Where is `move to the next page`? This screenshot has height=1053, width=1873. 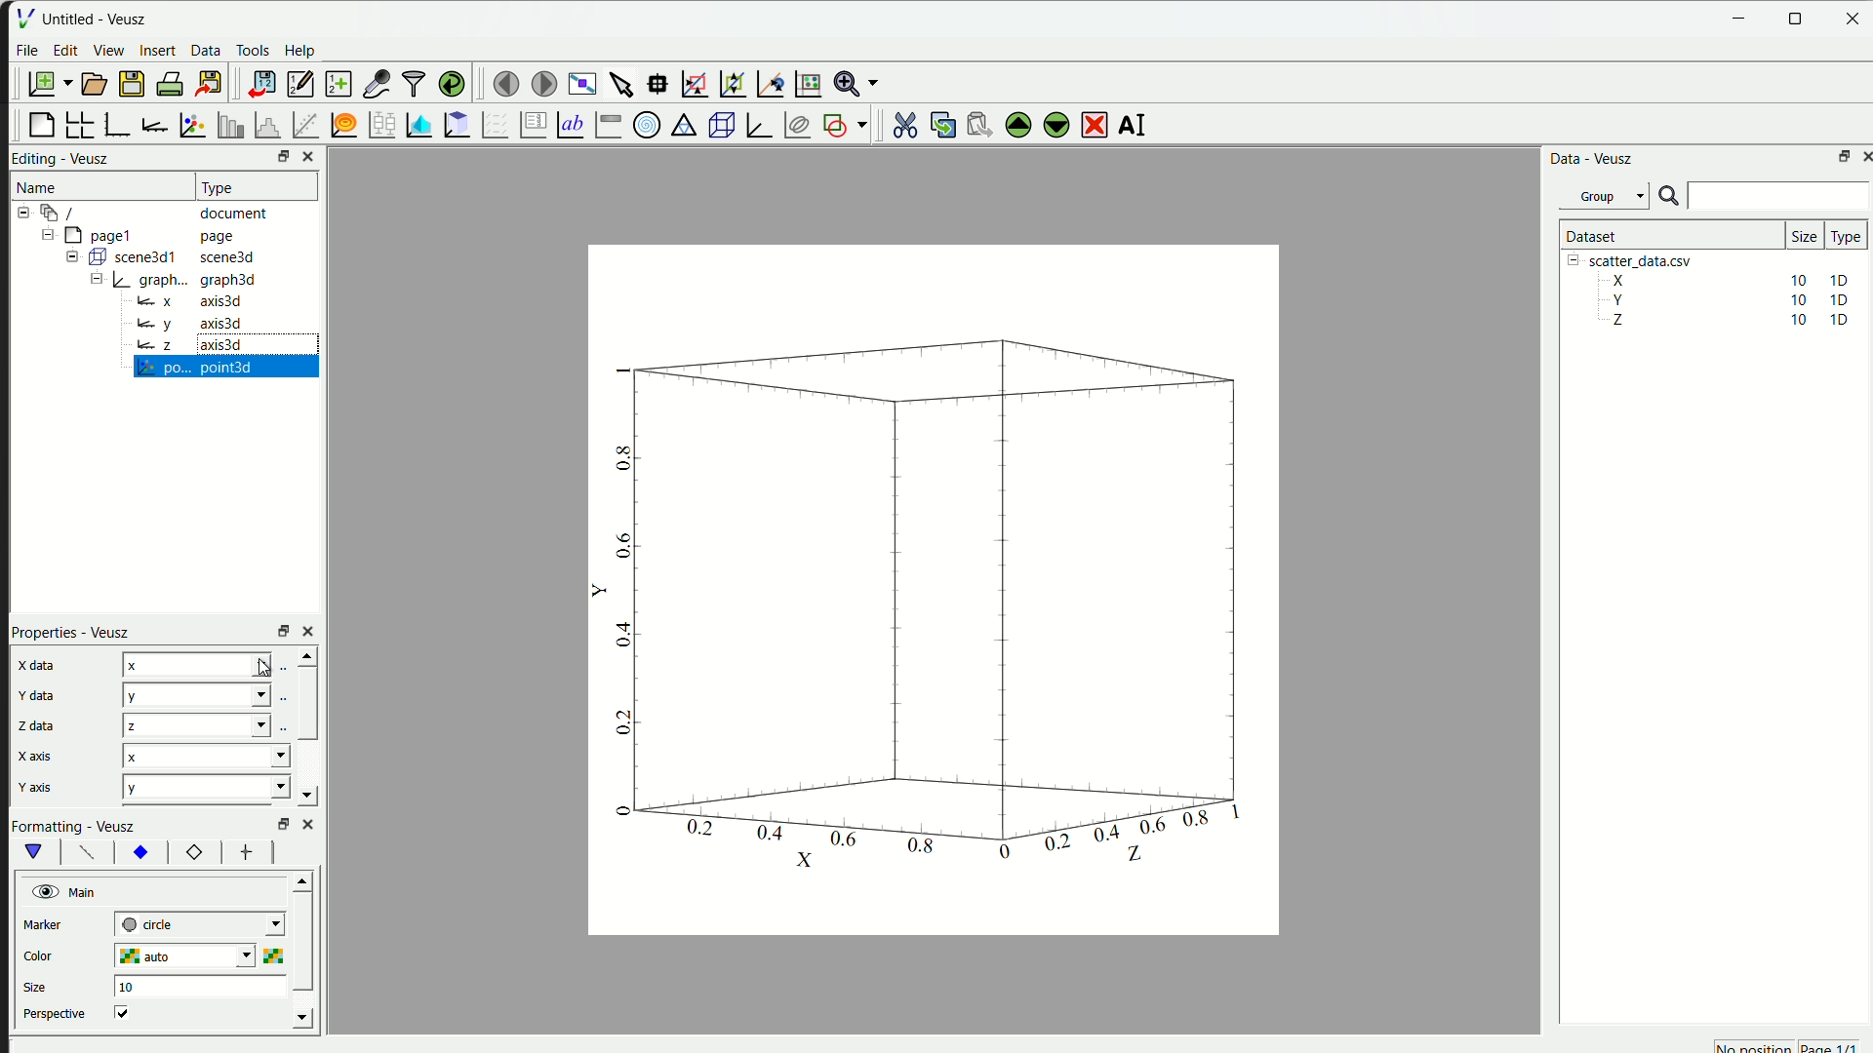
move to the next page is located at coordinates (540, 82).